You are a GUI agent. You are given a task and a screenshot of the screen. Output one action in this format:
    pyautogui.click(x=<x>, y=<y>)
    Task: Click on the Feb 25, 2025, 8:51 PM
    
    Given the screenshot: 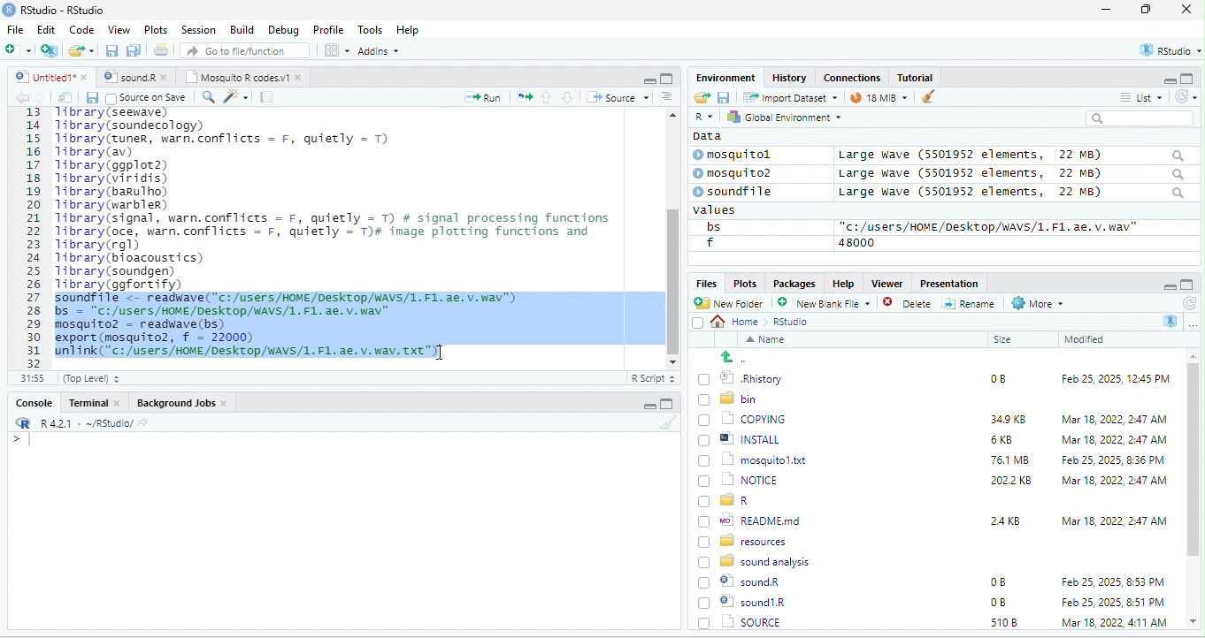 What is the action you would take?
    pyautogui.click(x=1114, y=582)
    